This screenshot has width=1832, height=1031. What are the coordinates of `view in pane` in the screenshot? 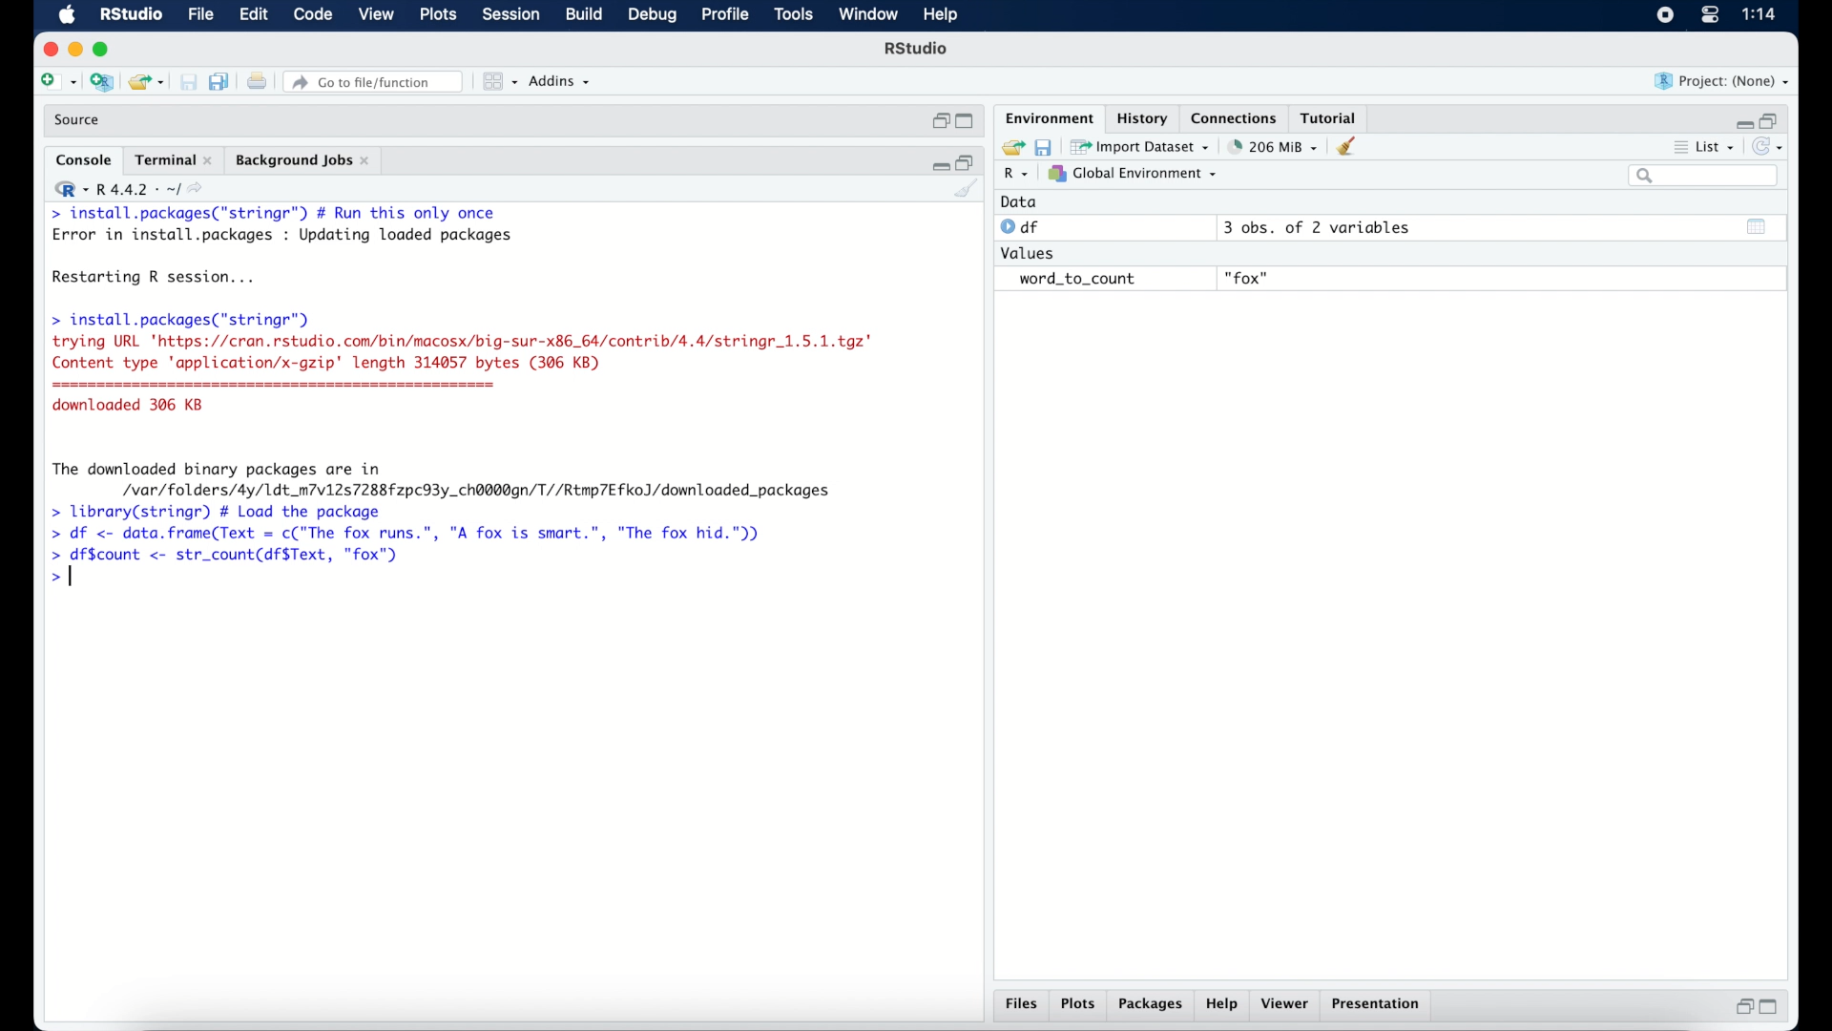 It's located at (498, 82).